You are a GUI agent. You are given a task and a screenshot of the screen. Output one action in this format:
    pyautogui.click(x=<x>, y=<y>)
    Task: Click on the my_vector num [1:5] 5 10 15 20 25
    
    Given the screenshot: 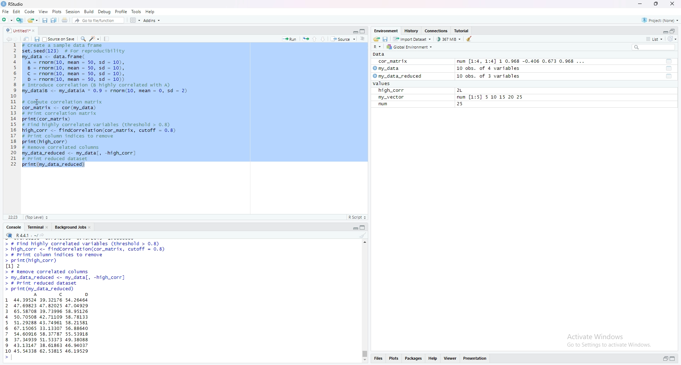 What is the action you would take?
    pyautogui.click(x=451, y=97)
    